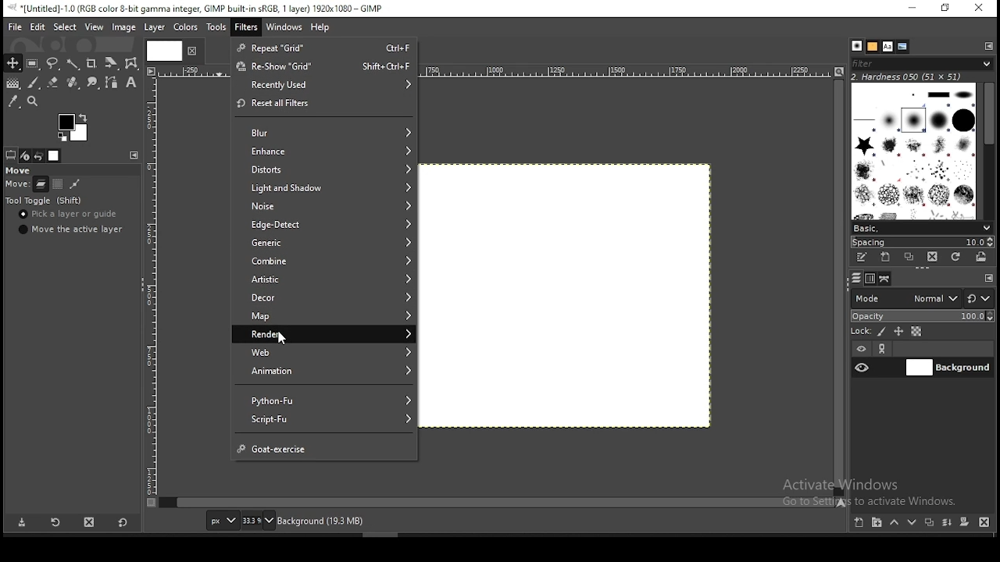 Image resolution: width=1000 pixels, height=562 pixels. I want to click on units, so click(222, 520).